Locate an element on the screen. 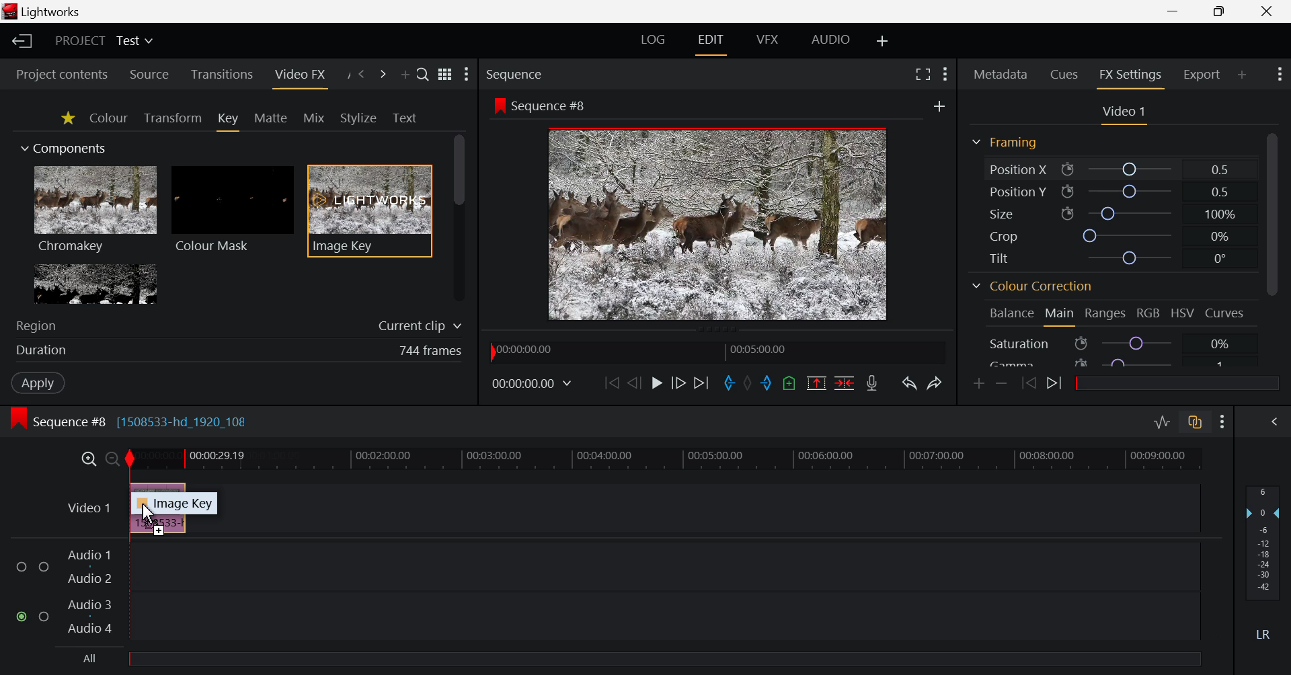 The image size is (1291, 675). Sequence #8 is located at coordinates (551, 106).